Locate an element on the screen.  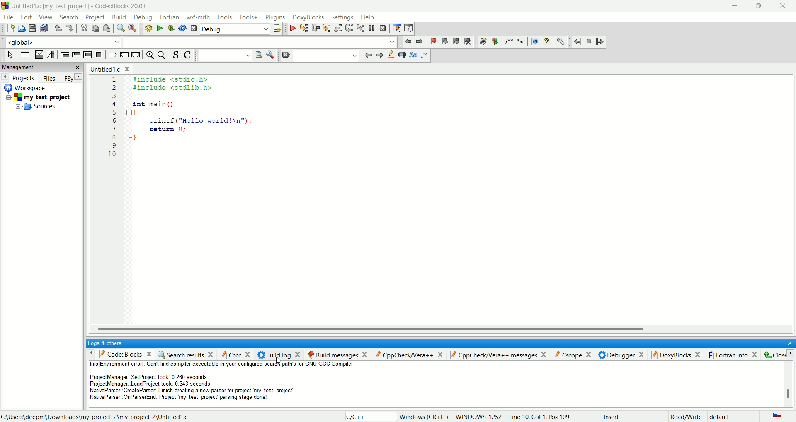
stop debugger is located at coordinates (383, 28).